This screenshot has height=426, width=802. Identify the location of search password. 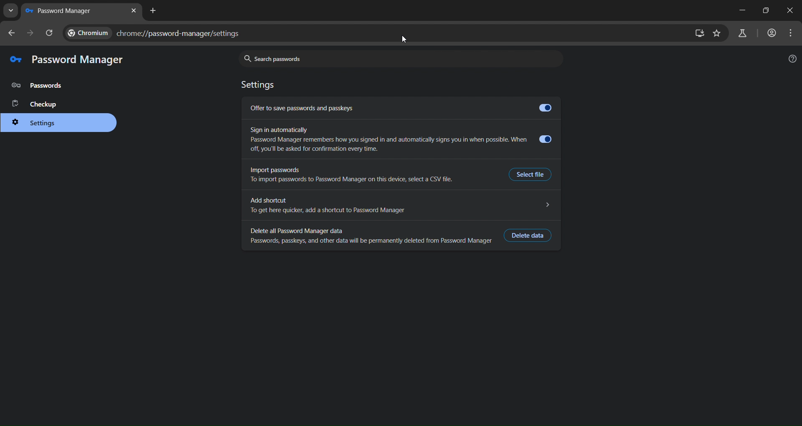
(402, 59).